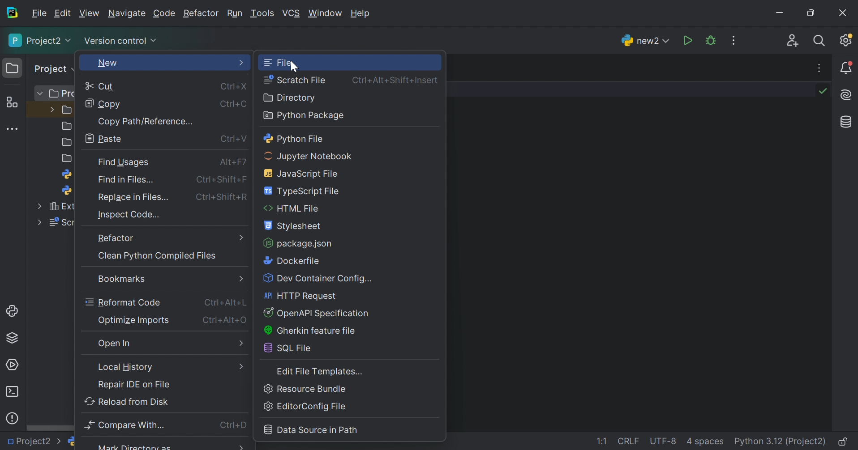  Describe the element at coordinates (11, 102) in the screenshot. I see `Structure` at that location.